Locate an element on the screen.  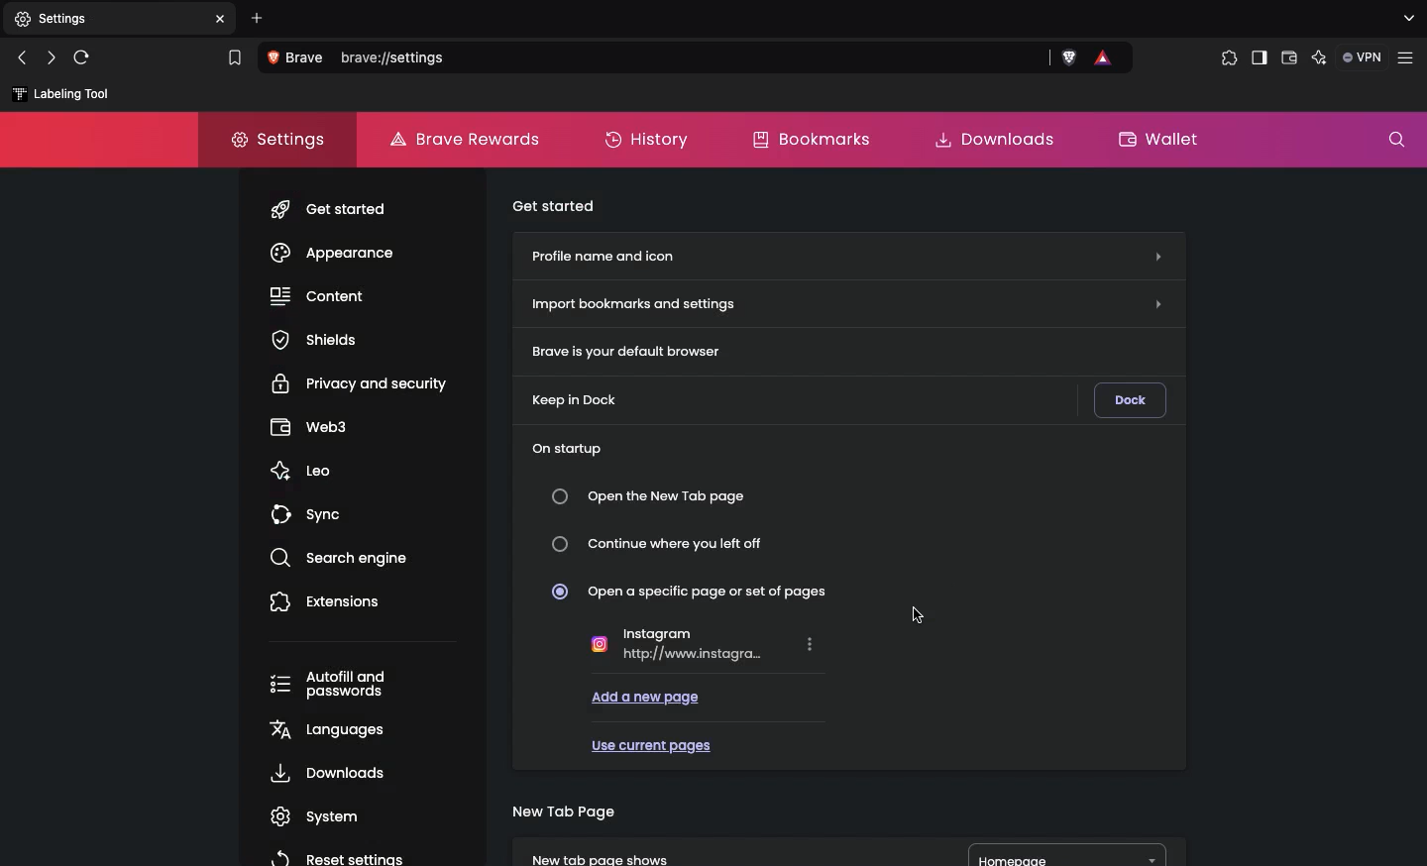
Extensions is located at coordinates (1225, 58).